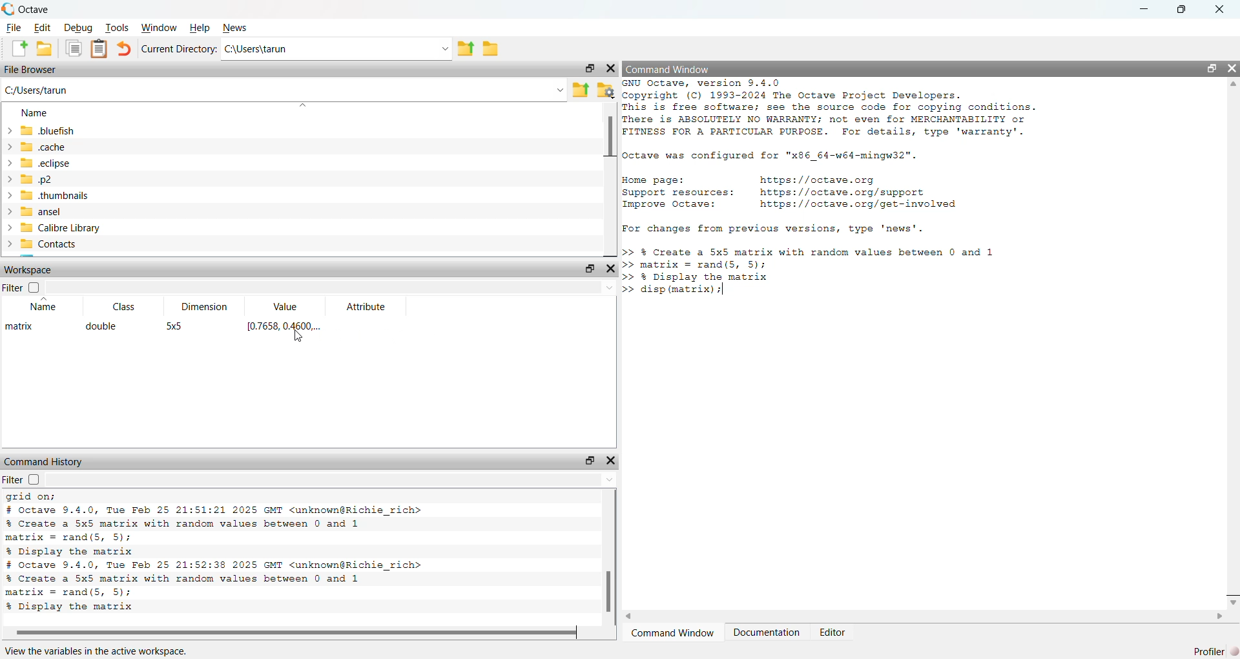  Describe the element at coordinates (23, 331) in the screenshot. I see `matrix` at that location.